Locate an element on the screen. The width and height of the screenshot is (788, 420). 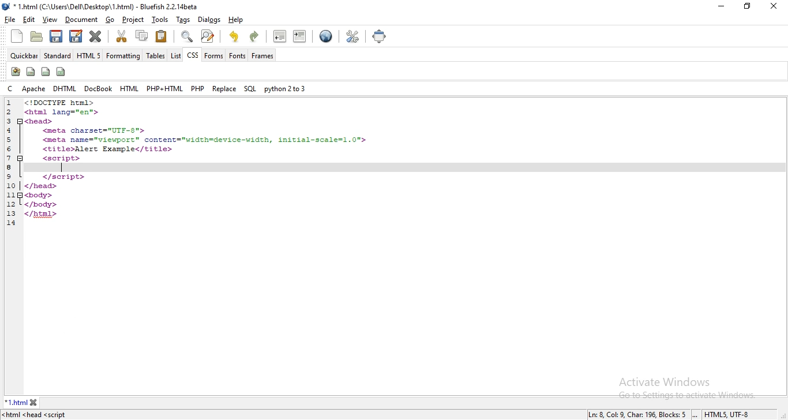
5 is located at coordinates (10, 139).